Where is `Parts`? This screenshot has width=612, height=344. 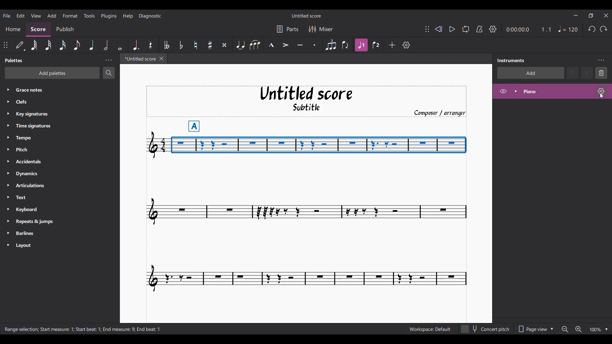 Parts is located at coordinates (288, 29).